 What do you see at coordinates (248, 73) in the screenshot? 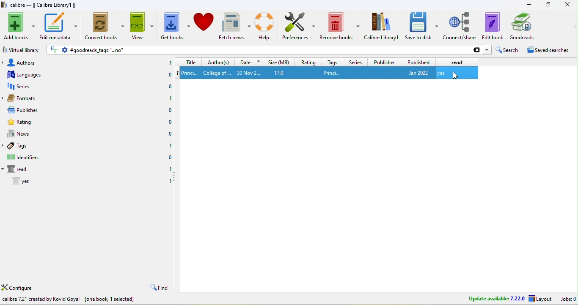
I see `30 nov 2` at bounding box center [248, 73].